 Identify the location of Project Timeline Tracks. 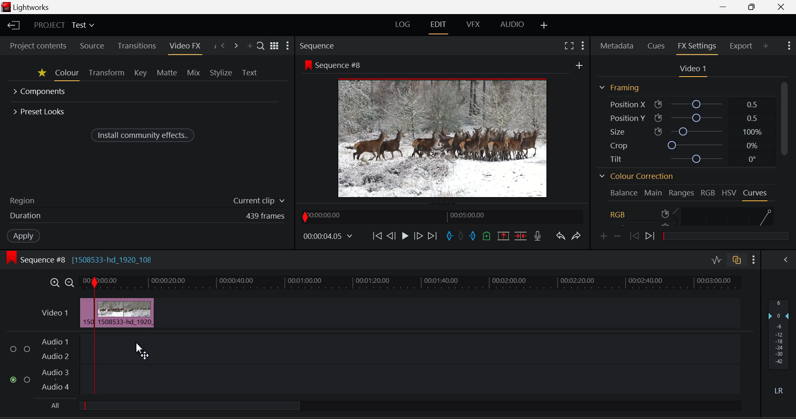
(410, 283).